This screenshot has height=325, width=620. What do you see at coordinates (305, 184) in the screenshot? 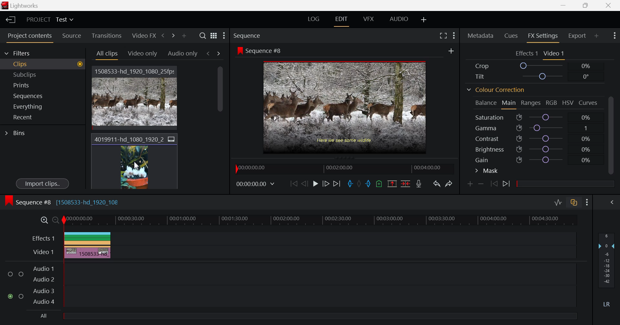
I see `Go Back` at bounding box center [305, 184].